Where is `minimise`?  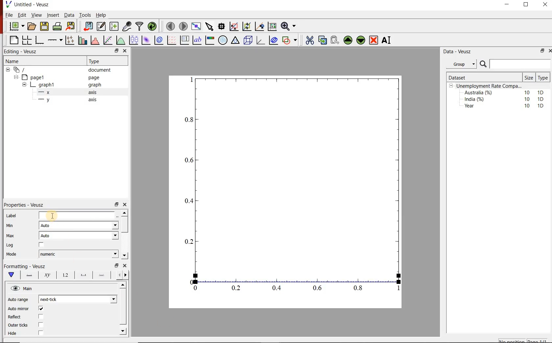
minimise is located at coordinates (116, 204).